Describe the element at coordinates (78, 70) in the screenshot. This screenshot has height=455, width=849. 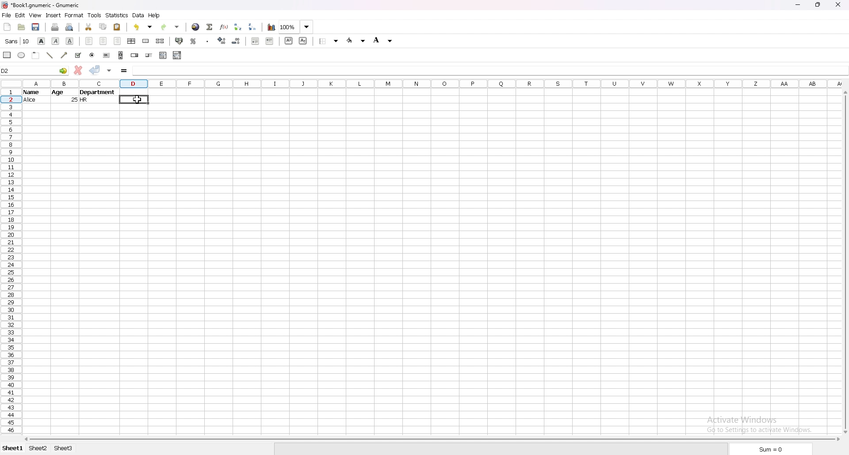
I see `cancel changes` at that location.